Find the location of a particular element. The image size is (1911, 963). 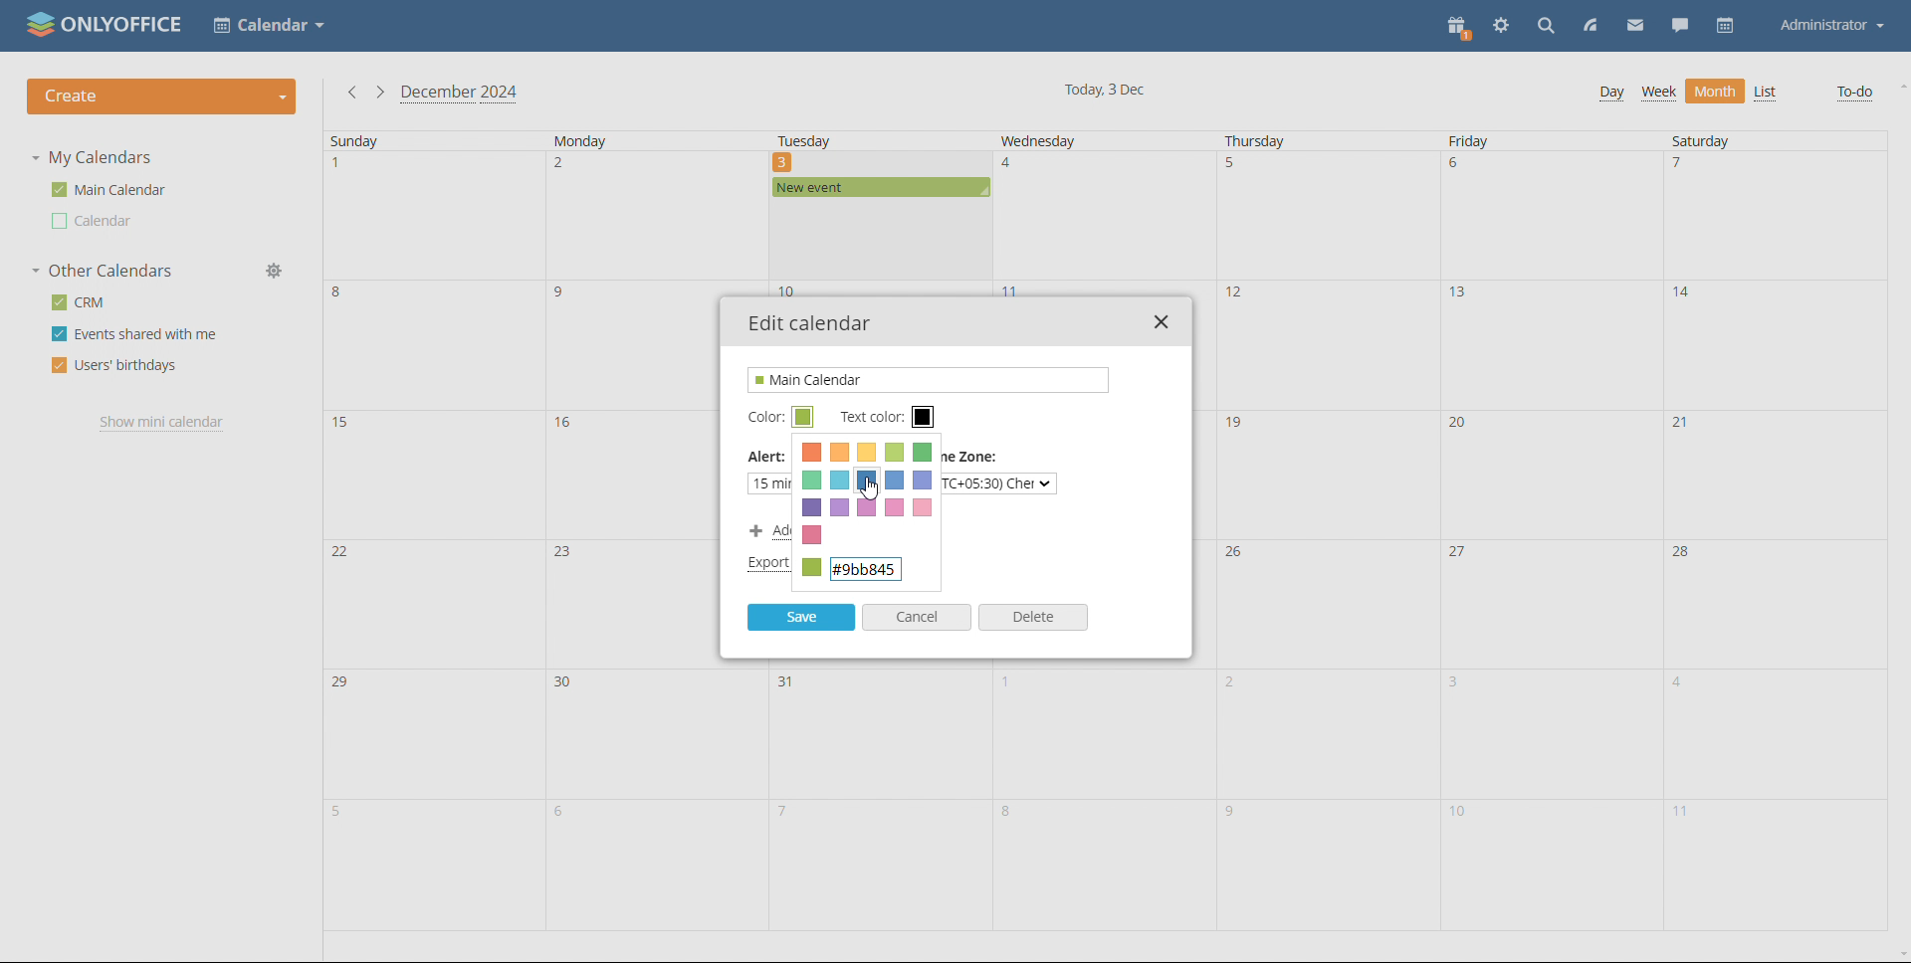

date is located at coordinates (653, 217).